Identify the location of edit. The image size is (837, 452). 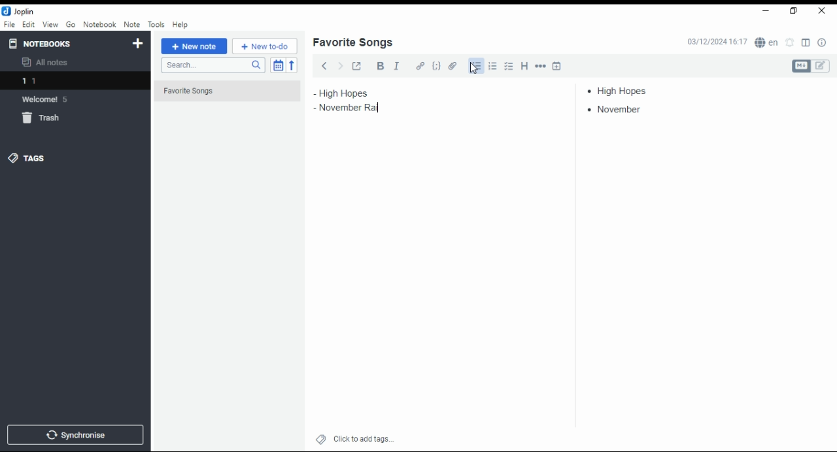
(28, 24).